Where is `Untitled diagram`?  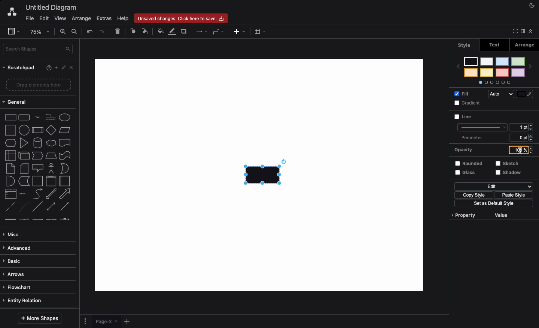
Untitled diagram is located at coordinates (51, 8).